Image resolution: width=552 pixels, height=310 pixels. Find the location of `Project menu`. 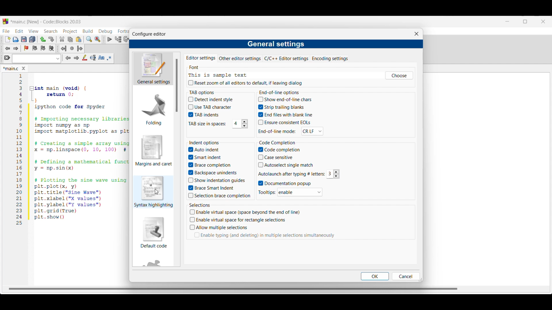

Project menu is located at coordinates (70, 32).